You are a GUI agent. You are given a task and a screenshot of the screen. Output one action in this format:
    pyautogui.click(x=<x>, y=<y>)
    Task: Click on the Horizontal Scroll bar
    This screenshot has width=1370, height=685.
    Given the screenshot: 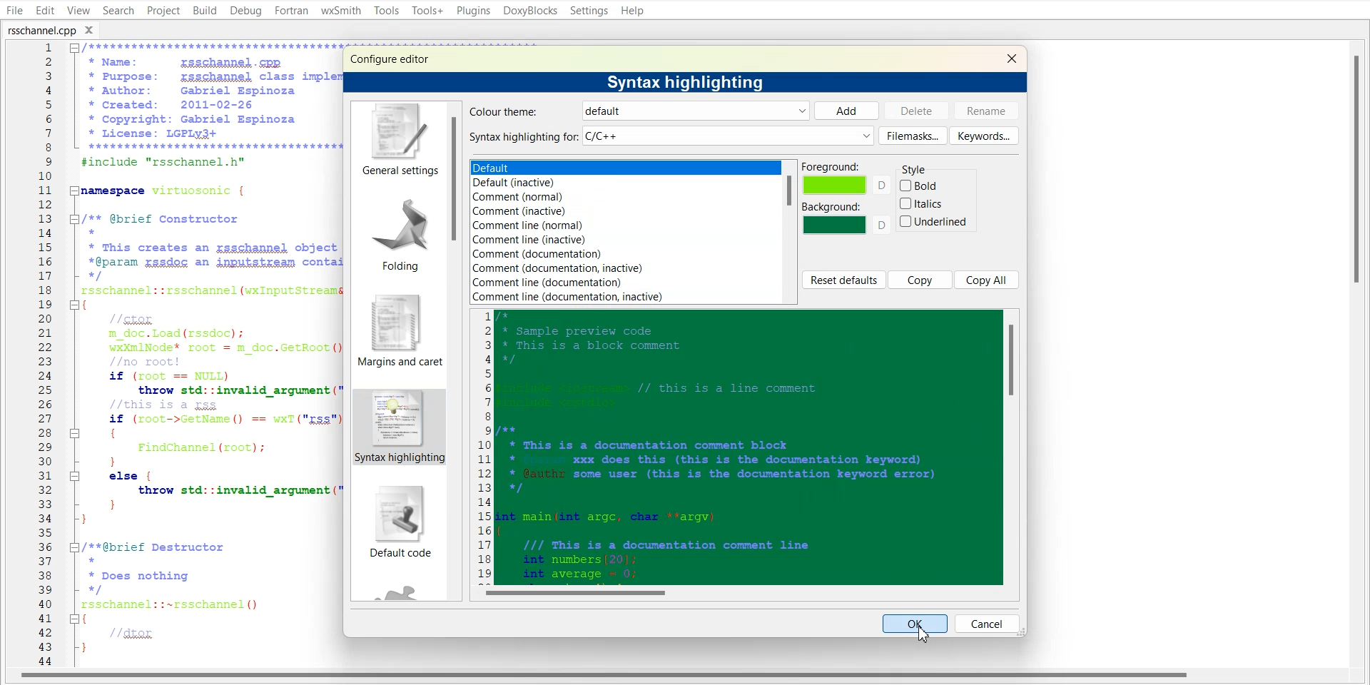 What is the action you would take?
    pyautogui.click(x=607, y=677)
    